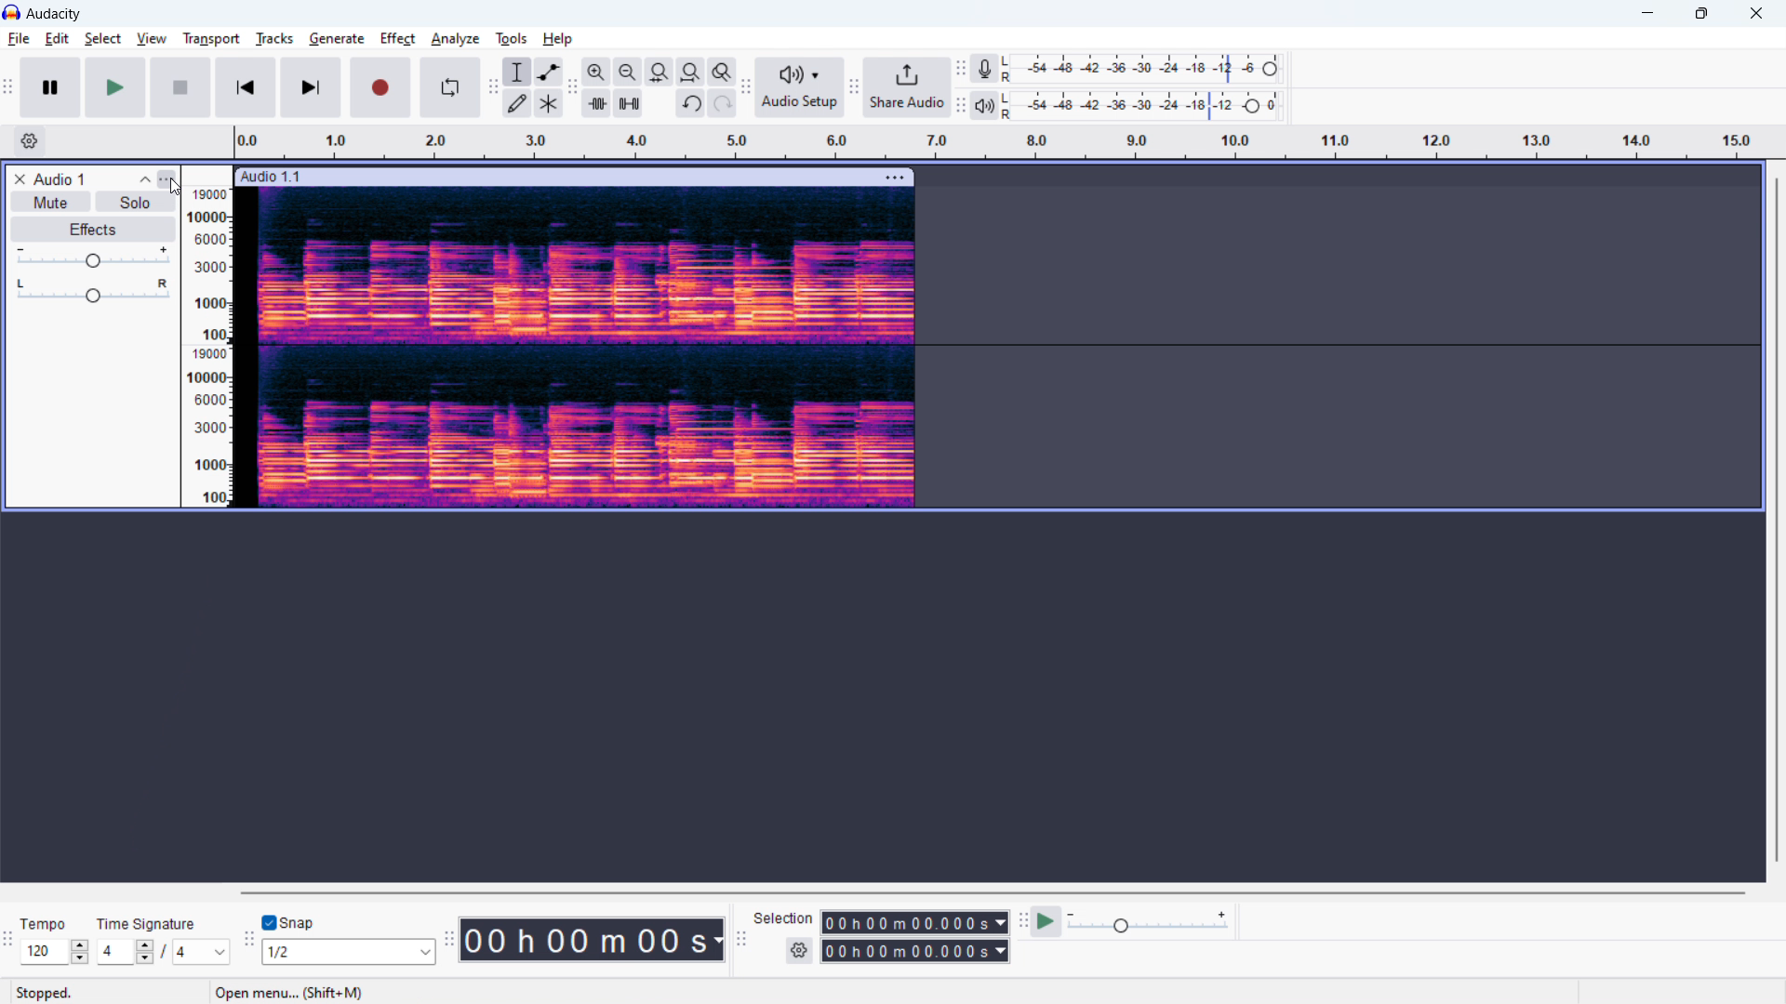 The width and height of the screenshot is (1786, 1004). What do you see at coordinates (1046, 921) in the screenshot?
I see `play at speed` at bounding box center [1046, 921].